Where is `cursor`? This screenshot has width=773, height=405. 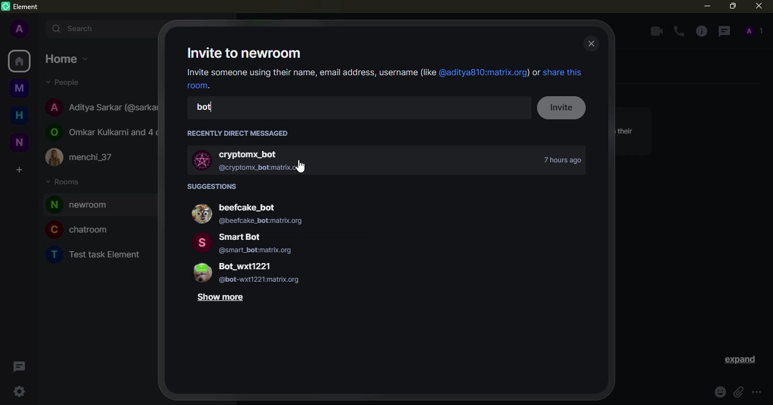
cursor is located at coordinates (299, 169).